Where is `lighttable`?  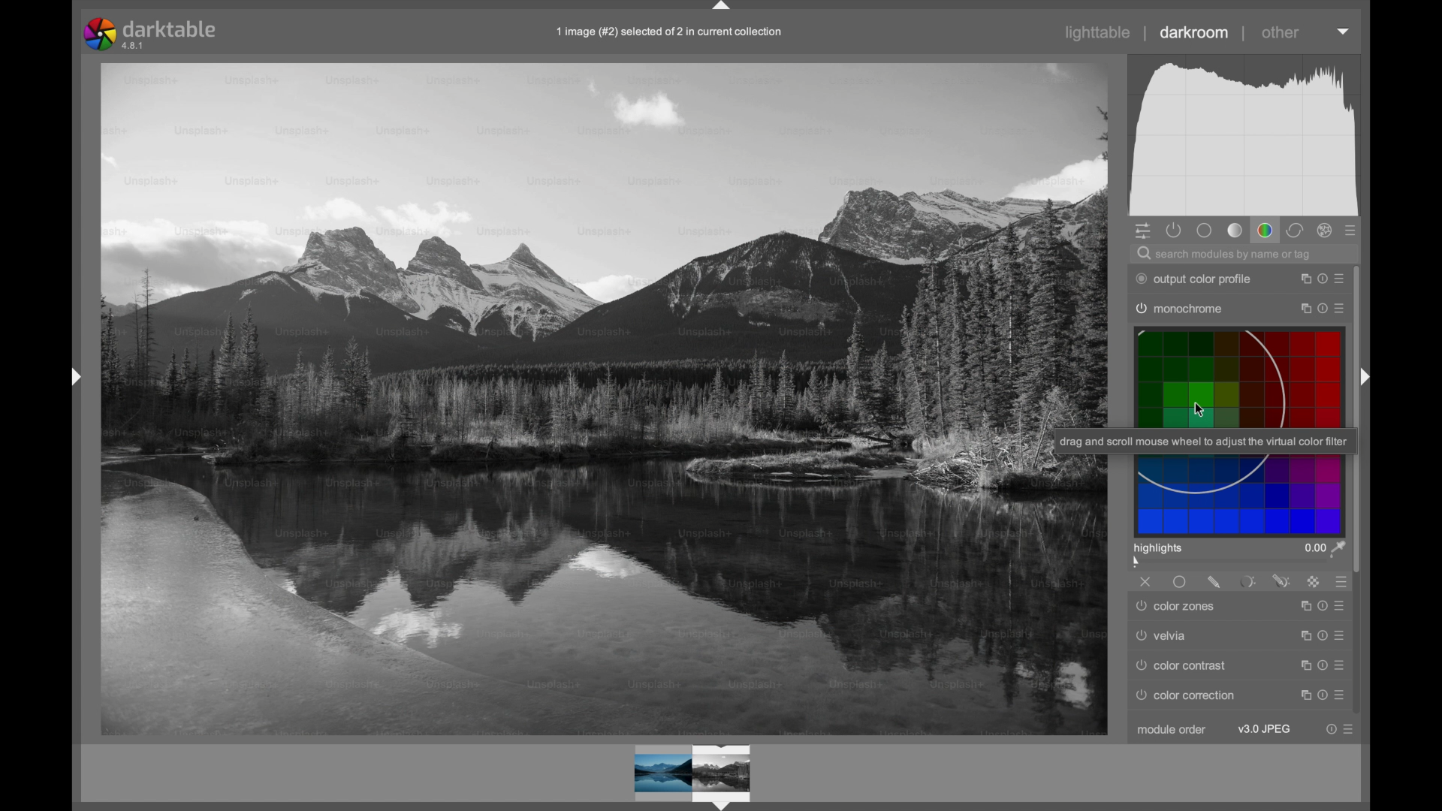
lighttable is located at coordinates (1097, 32).